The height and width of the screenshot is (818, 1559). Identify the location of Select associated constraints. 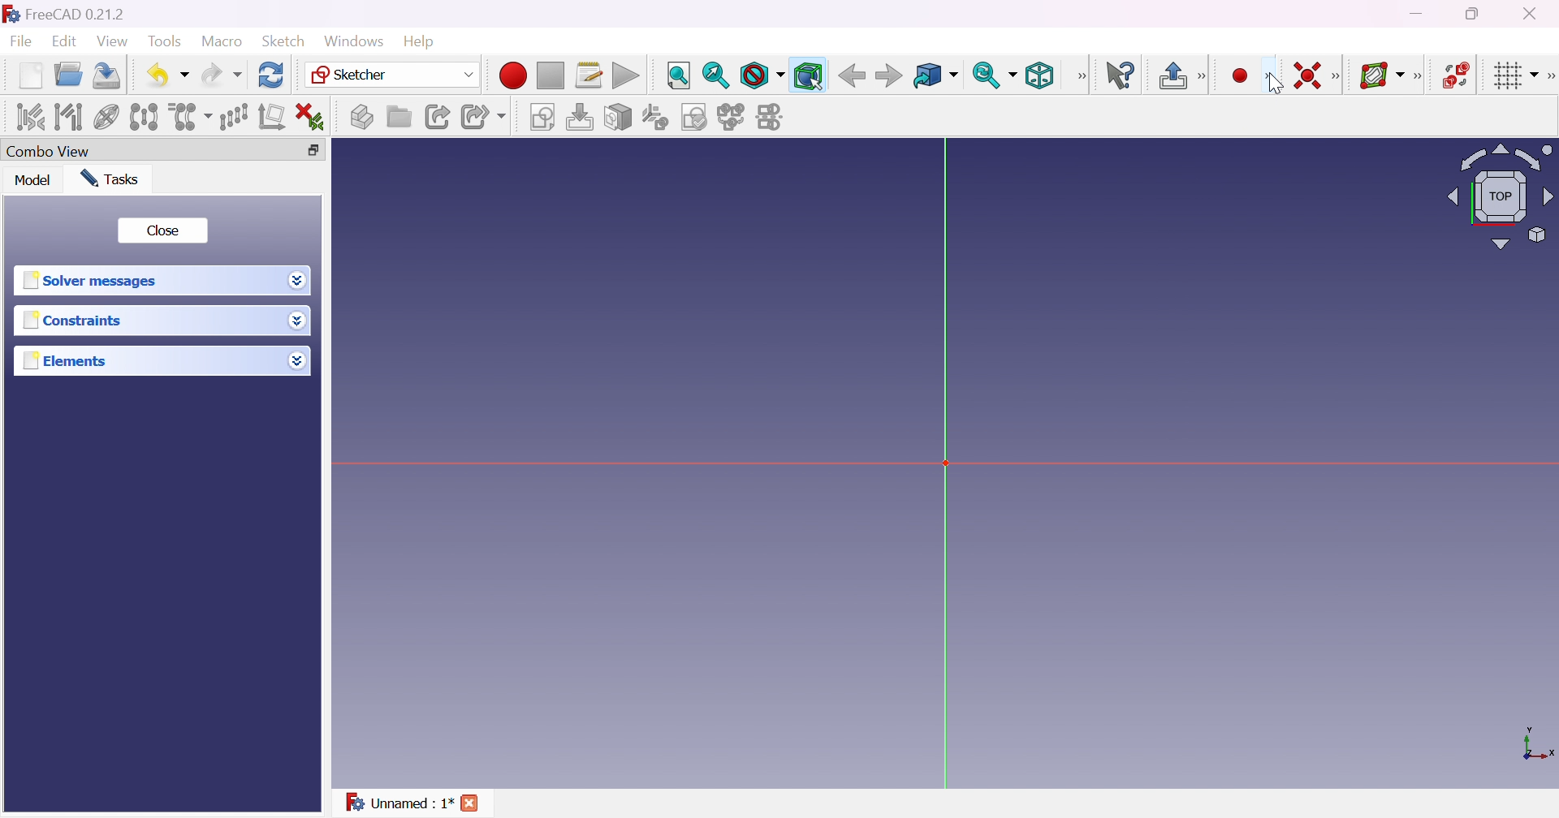
(30, 116).